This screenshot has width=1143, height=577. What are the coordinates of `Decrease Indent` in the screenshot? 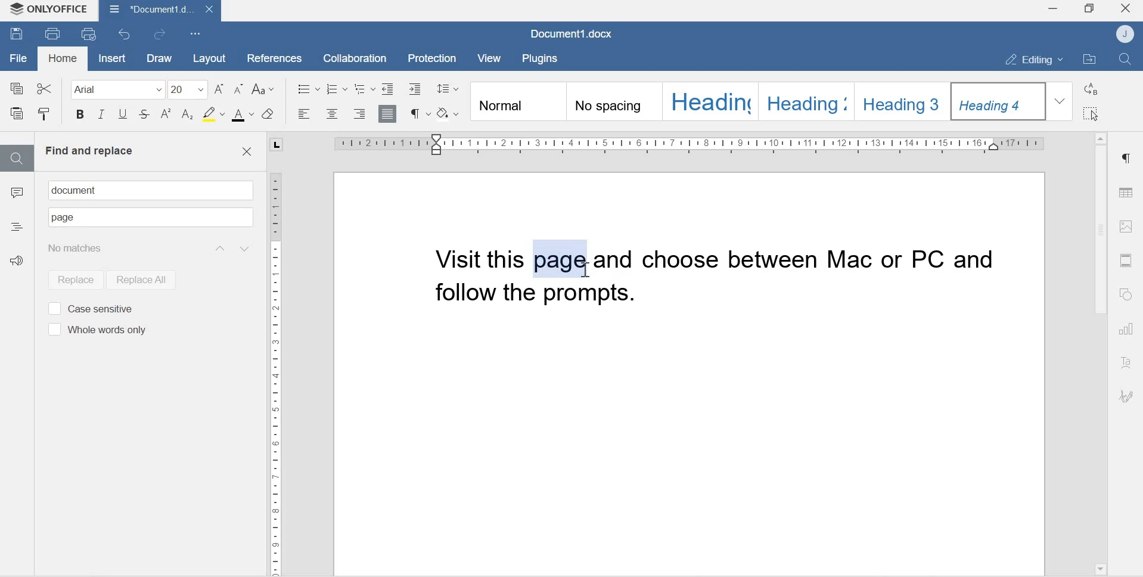 It's located at (418, 88).